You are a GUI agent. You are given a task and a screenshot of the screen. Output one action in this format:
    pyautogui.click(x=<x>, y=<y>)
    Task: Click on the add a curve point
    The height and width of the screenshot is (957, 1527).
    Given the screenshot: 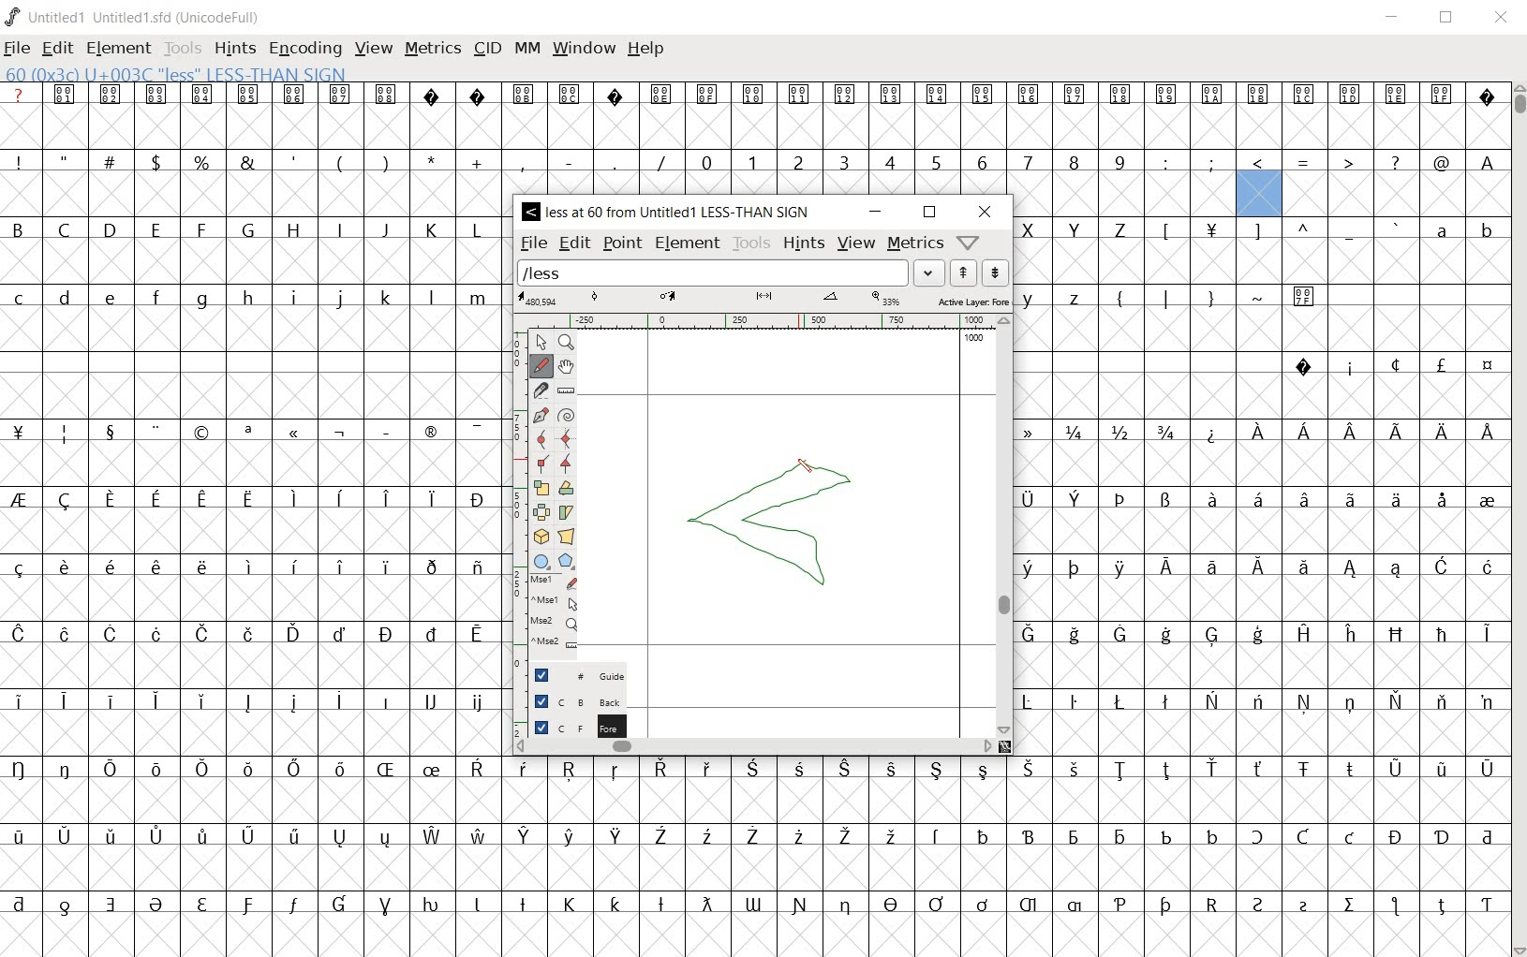 What is the action you would take?
    pyautogui.click(x=541, y=437)
    